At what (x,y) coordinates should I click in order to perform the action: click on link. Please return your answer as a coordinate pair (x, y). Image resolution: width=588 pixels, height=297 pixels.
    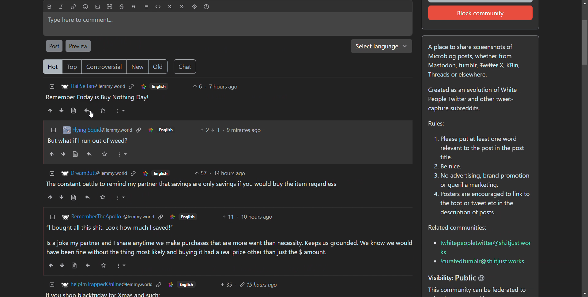
    Looking at the image, I should click on (150, 130).